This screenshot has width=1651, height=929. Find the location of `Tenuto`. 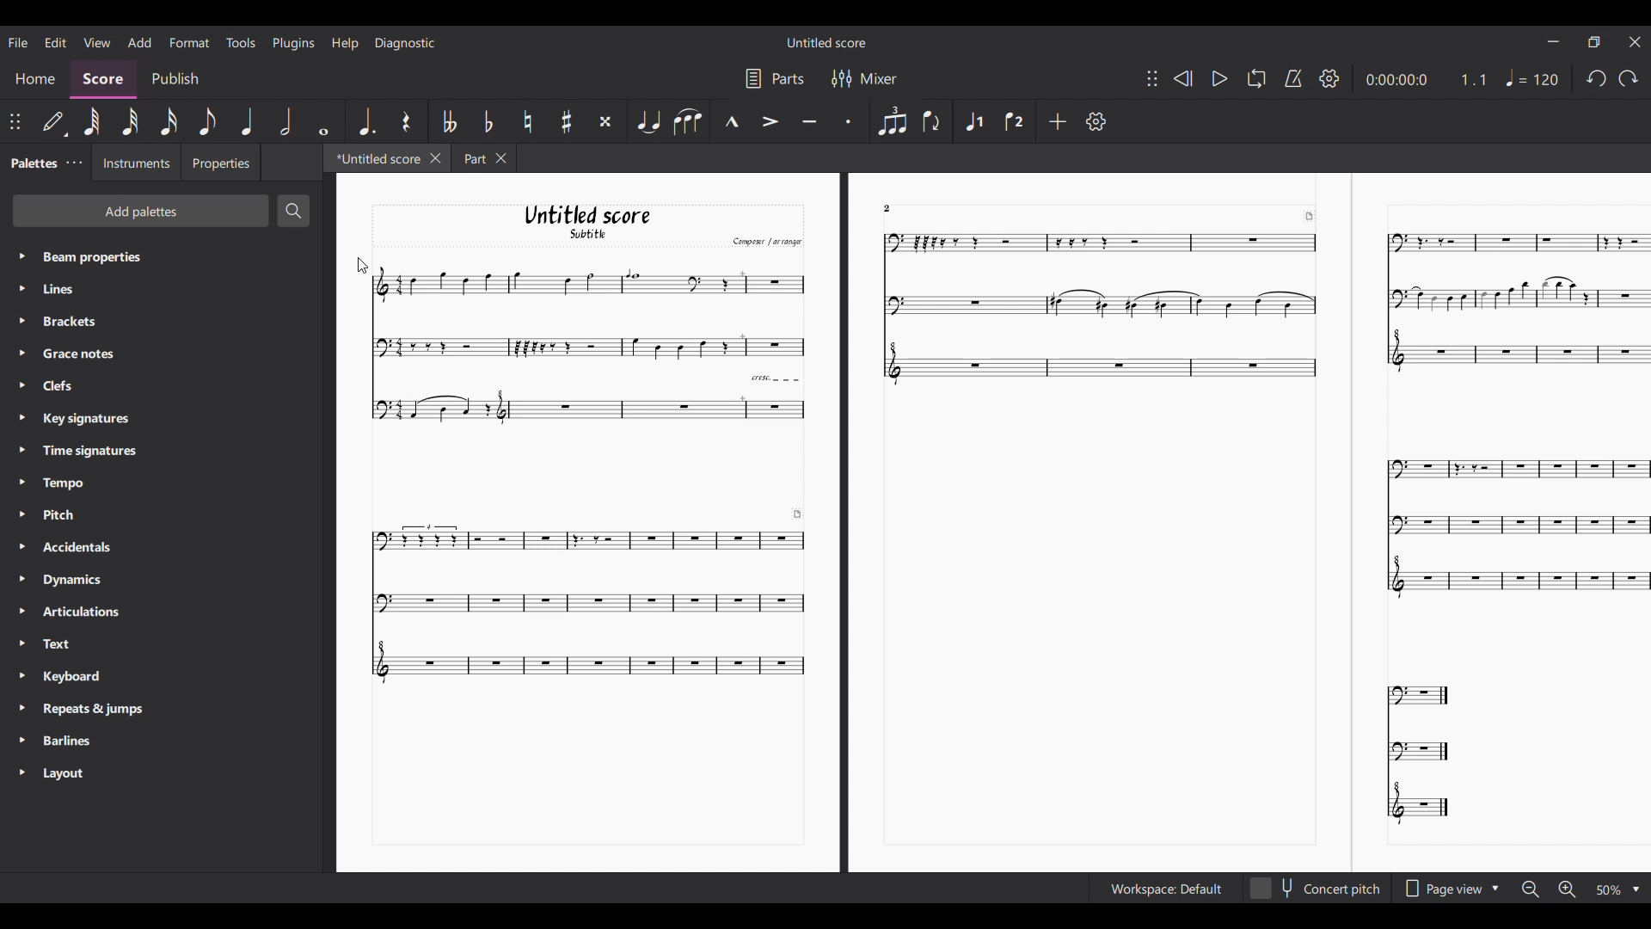

Tenuto is located at coordinates (808, 120).